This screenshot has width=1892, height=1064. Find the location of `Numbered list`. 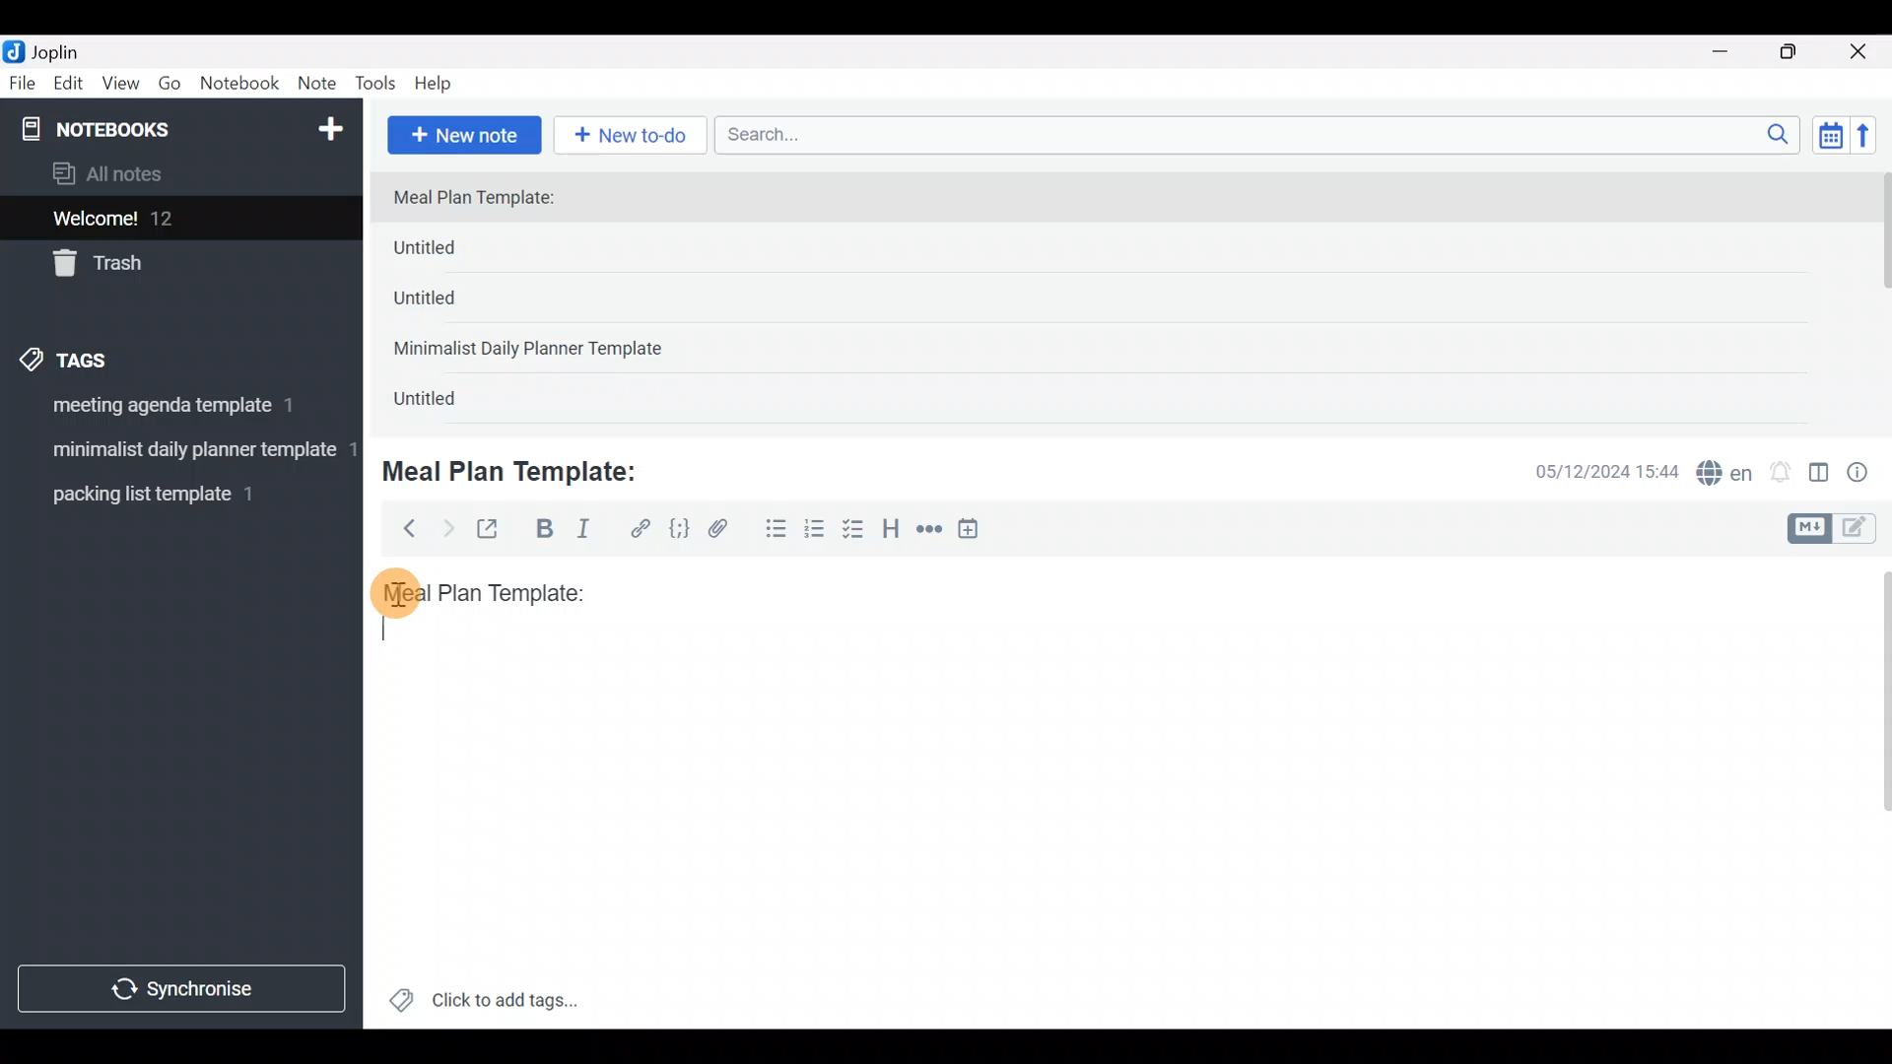

Numbered list is located at coordinates (815, 533).